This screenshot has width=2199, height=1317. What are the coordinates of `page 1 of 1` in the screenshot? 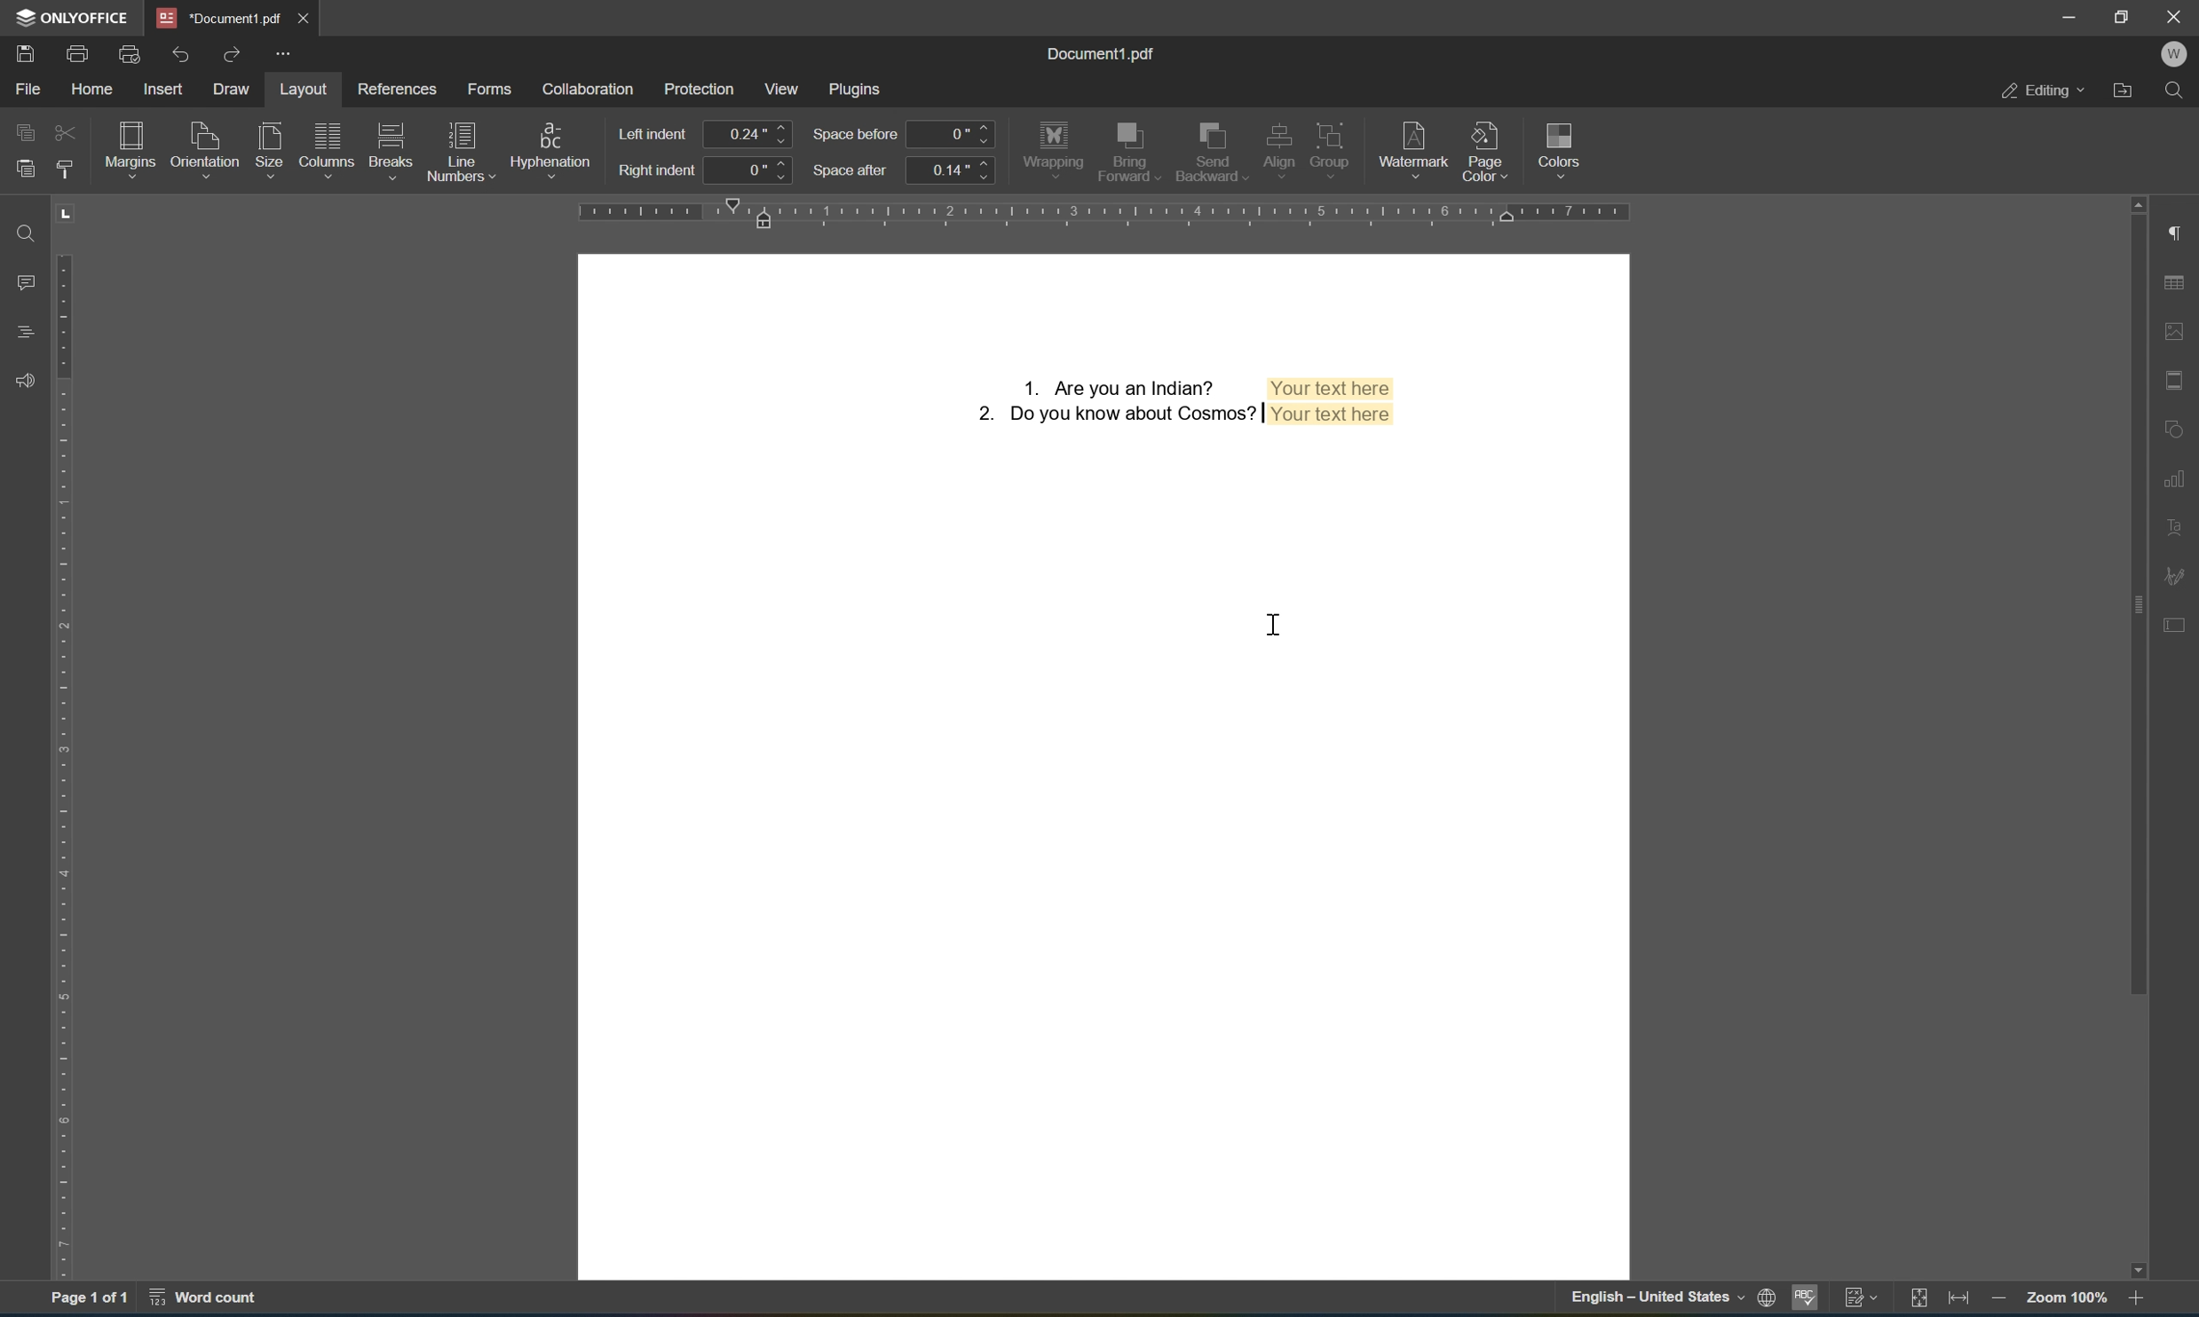 It's located at (90, 1300).